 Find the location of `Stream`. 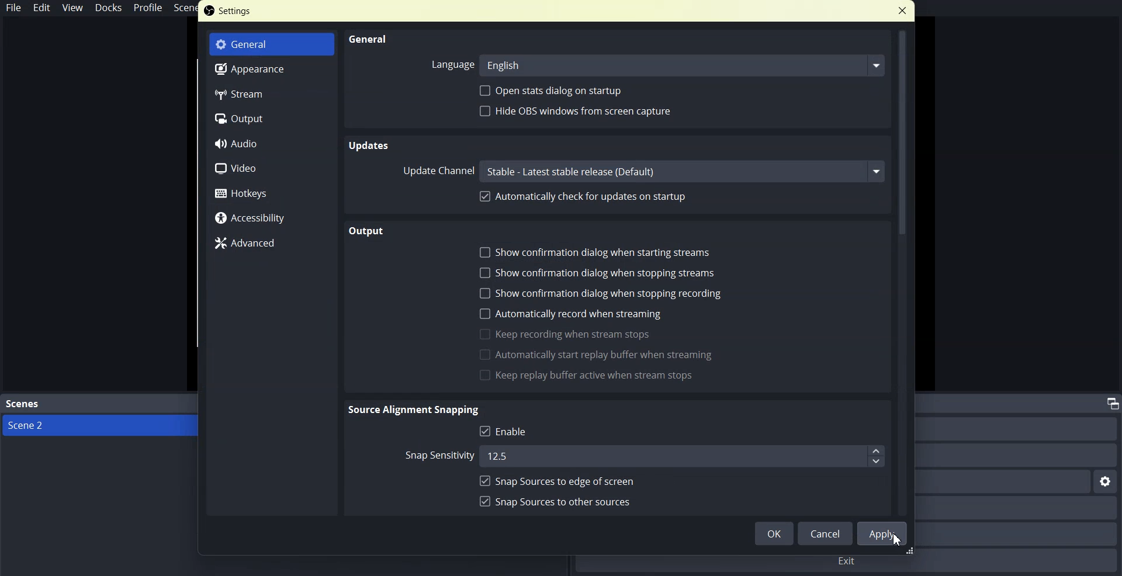

Stream is located at coordinates (273, 93).